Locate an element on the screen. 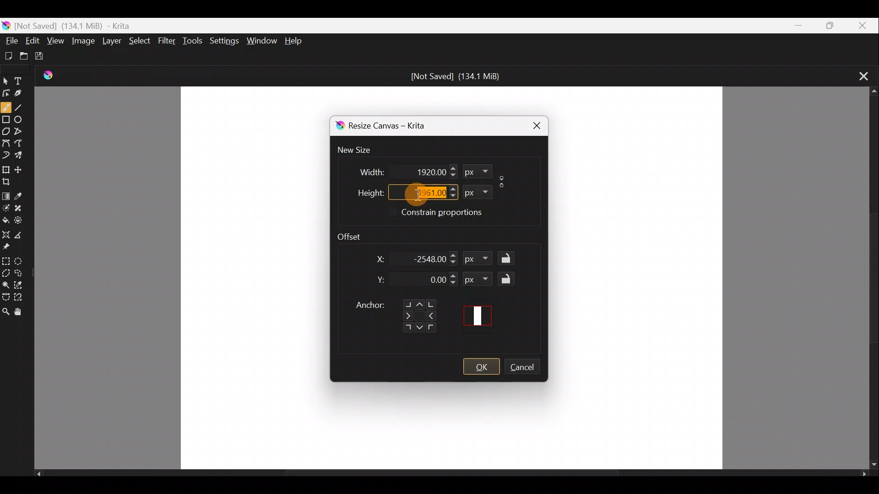 This screenshot has width=879, height=494. Sample a colour from the image/current layer is located at coordinates (22, 193).